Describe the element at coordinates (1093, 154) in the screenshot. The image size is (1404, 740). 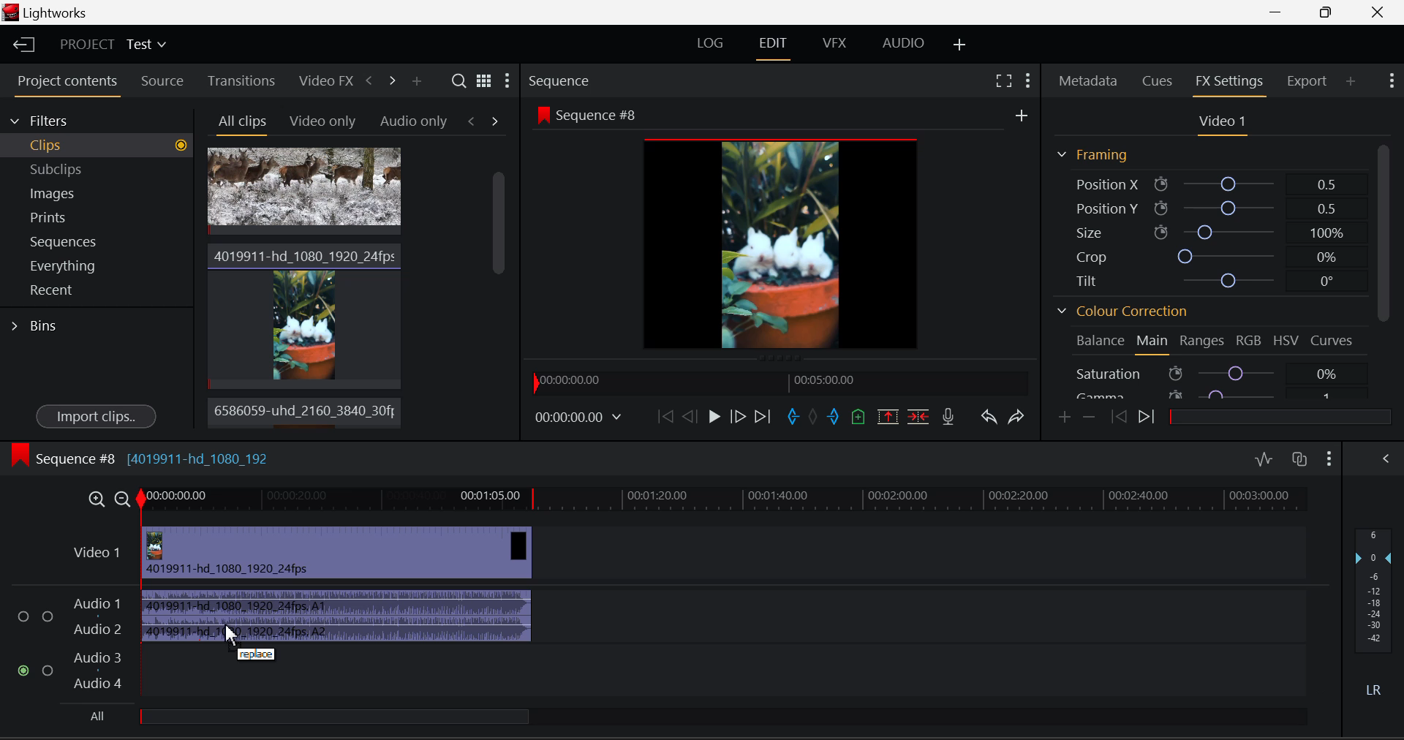
I see `Framing` at that location.